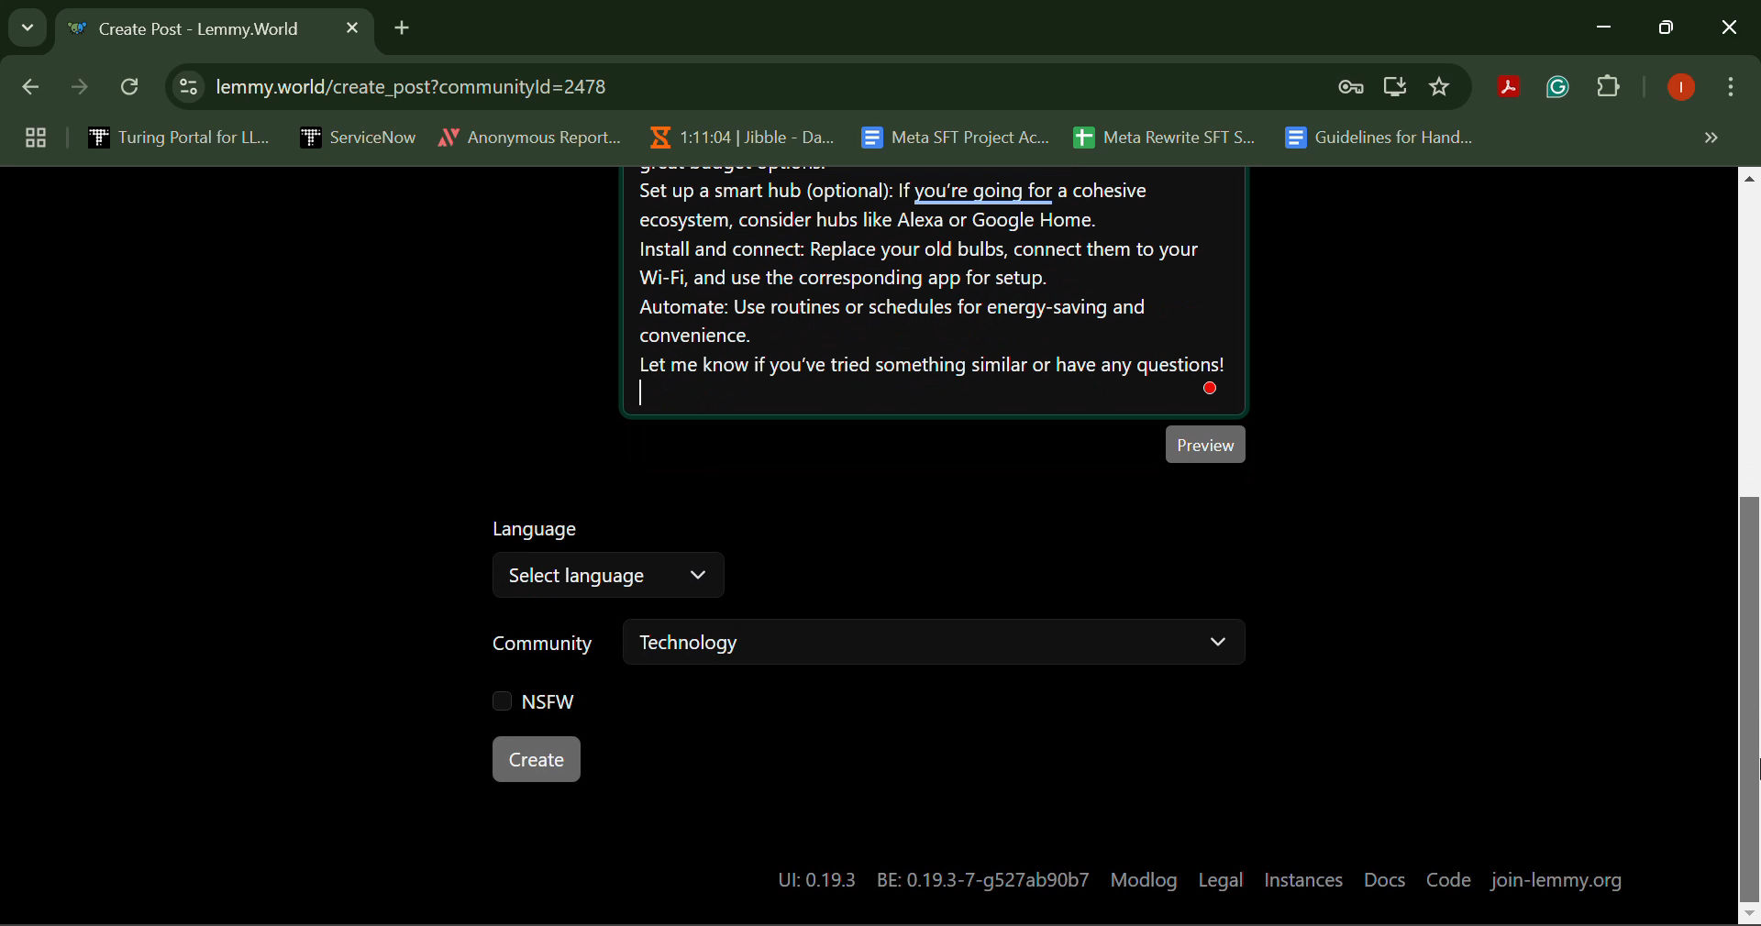 The width and height of the screenshot is (1761, 926). Describe the element at coordinates (604, 559) in the screenshot. I see `Select Language` at that location.